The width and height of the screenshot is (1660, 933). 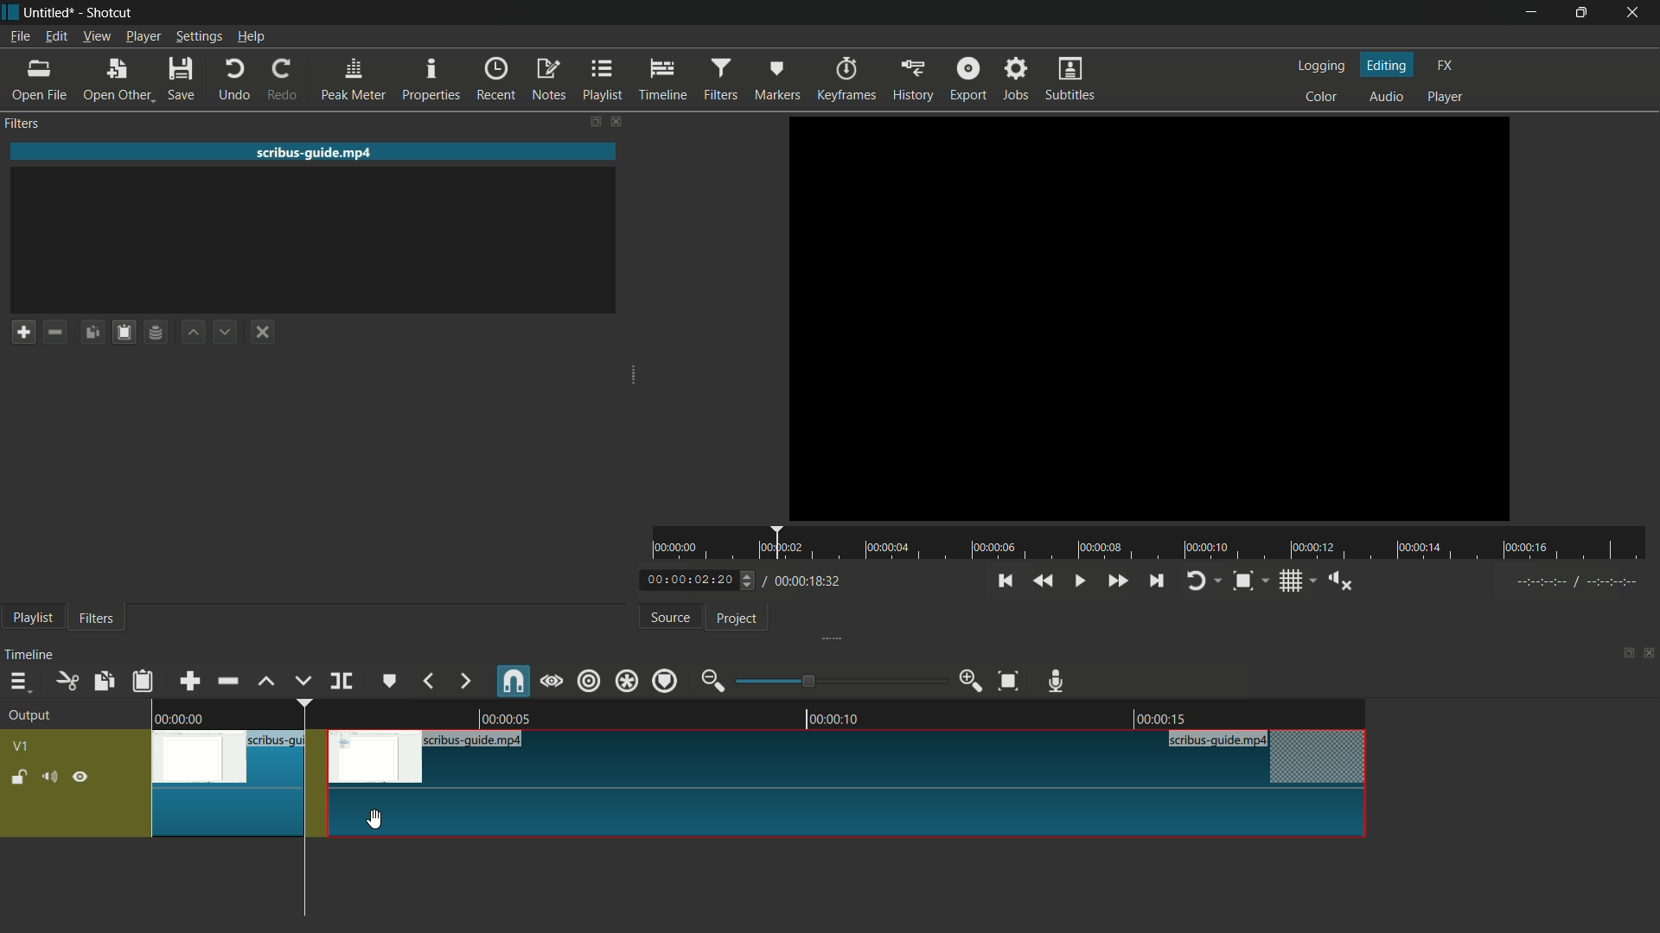 I want to click on v1, so click(x=22, y=746).